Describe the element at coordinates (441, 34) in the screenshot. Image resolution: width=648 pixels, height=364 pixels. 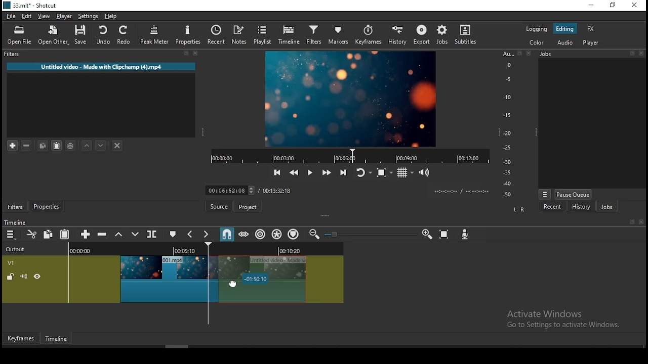
I see `jobs` at that location.